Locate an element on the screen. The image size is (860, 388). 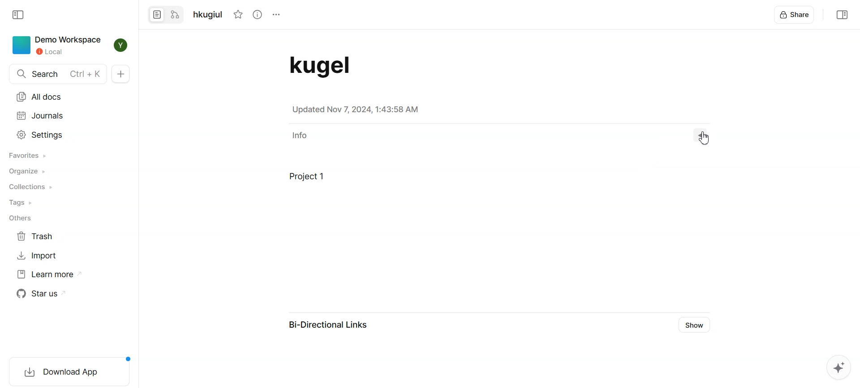
Project 1 is located at coordinates (397, 182).